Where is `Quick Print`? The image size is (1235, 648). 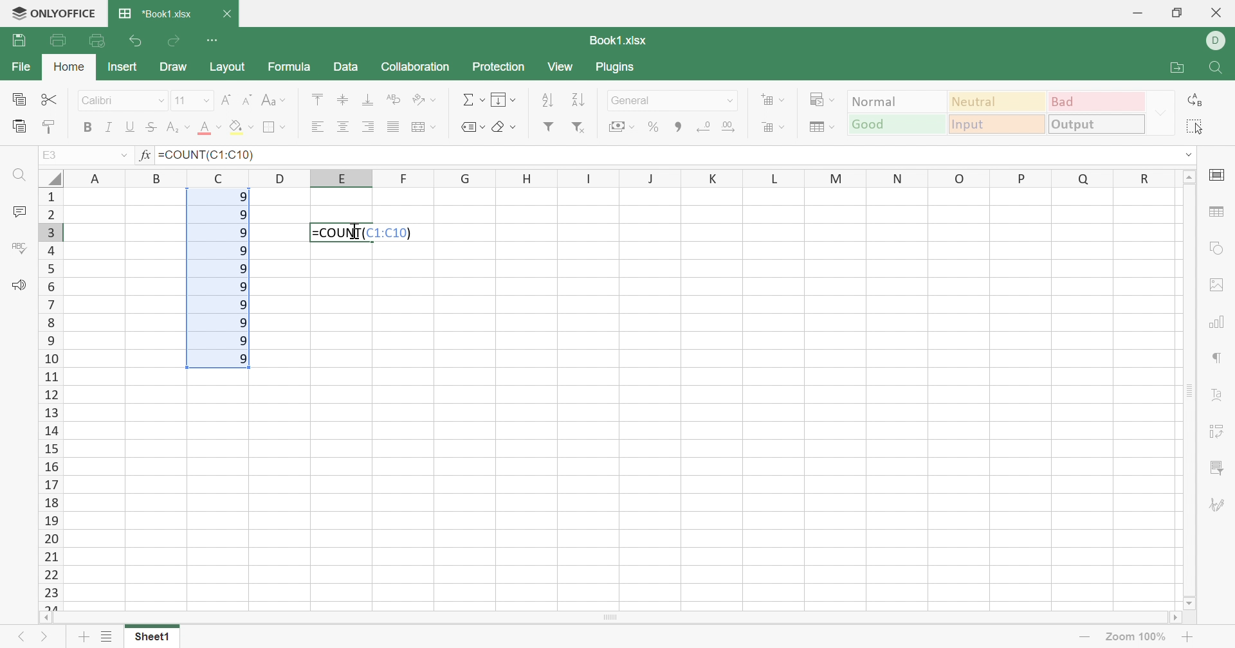 Quick Print is located at coordinates (98, 42).